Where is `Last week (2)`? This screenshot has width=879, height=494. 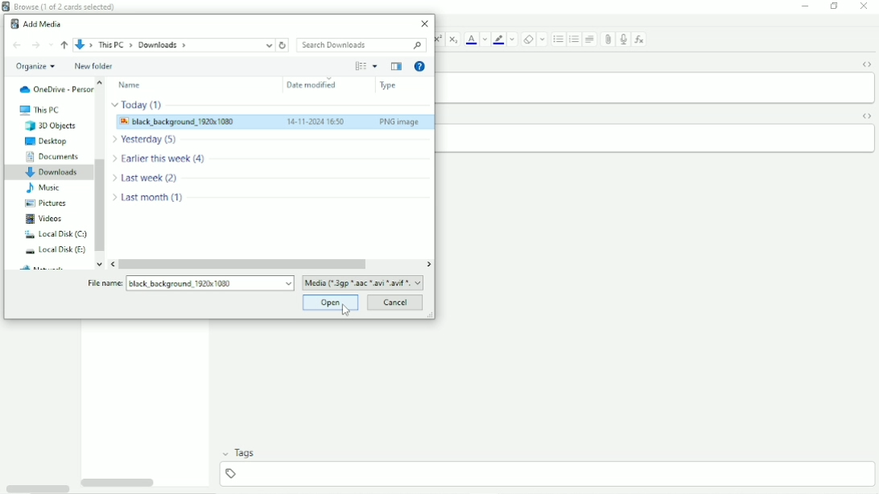
Last week (2) is located at coordinates (146, 178).